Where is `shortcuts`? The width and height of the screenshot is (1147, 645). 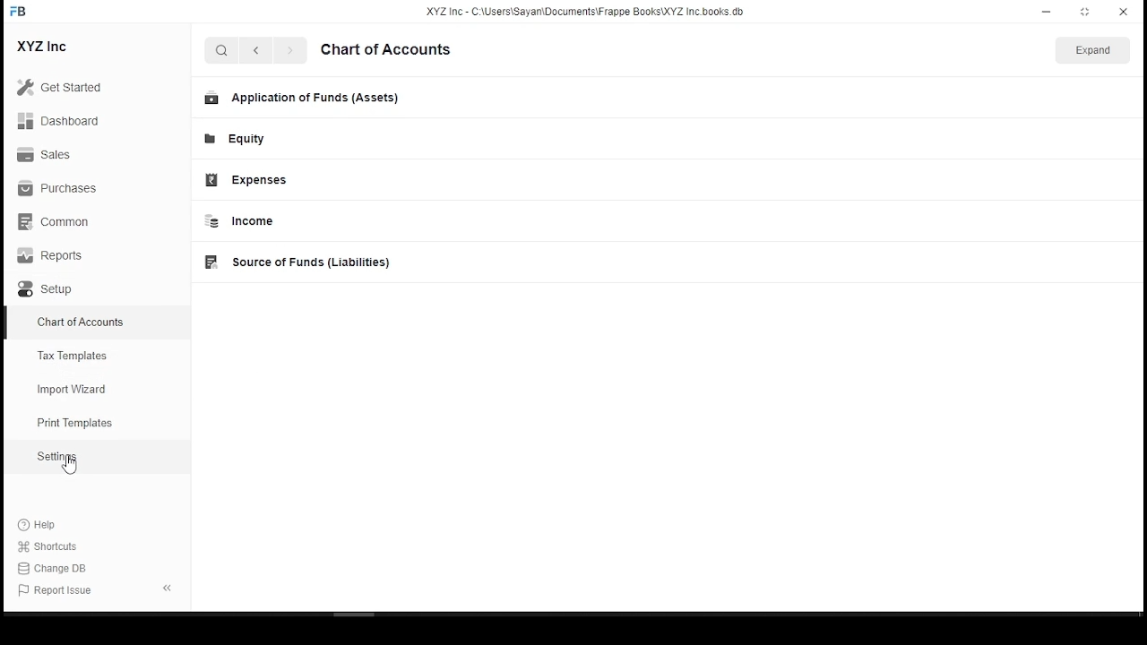
shortcuts is located at coordinates (52, 547).